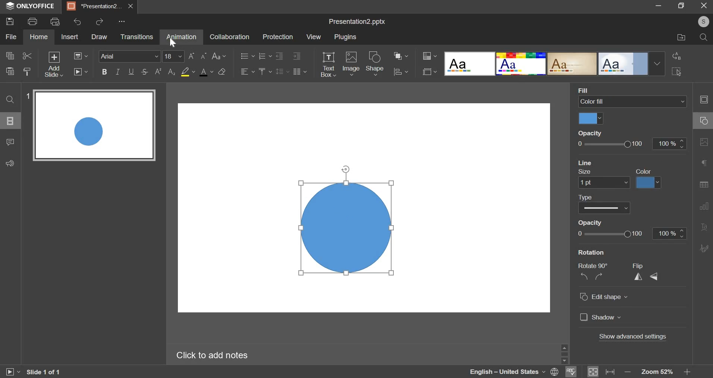 This screenshot has height=378, width=713. I want to click on view, so click(313, 37).